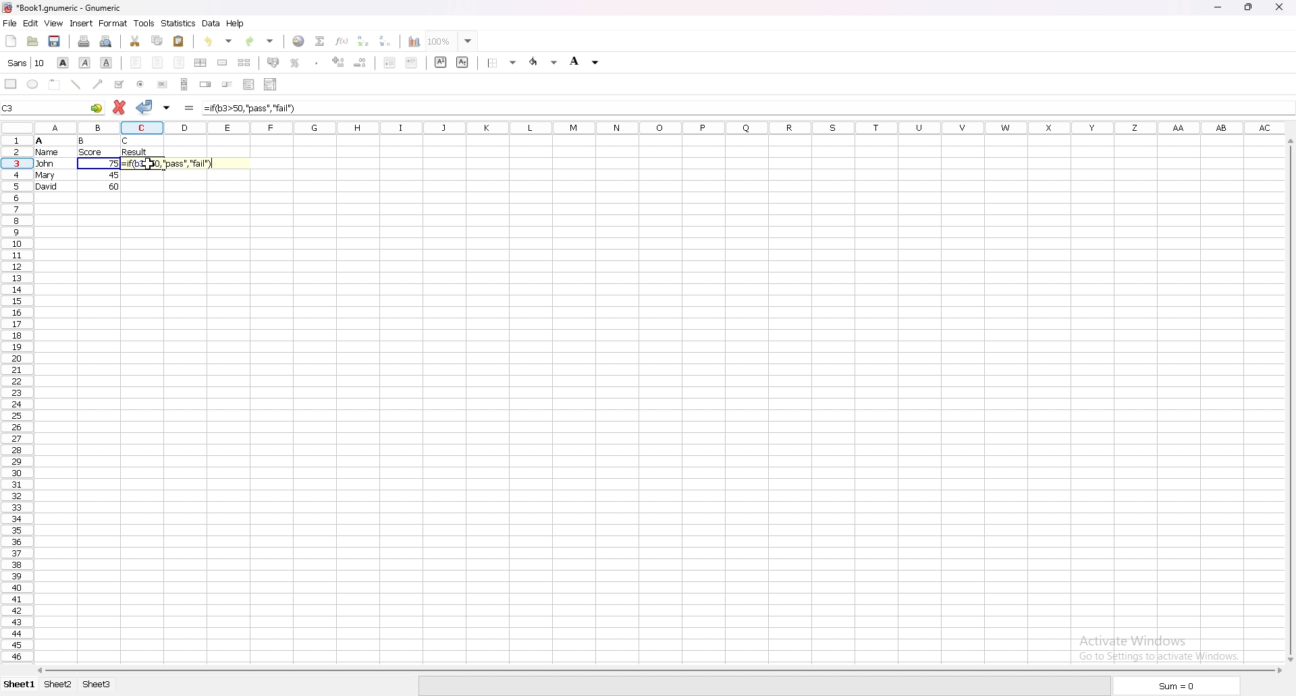  I want to click on sort ascending, so click(363, 41).